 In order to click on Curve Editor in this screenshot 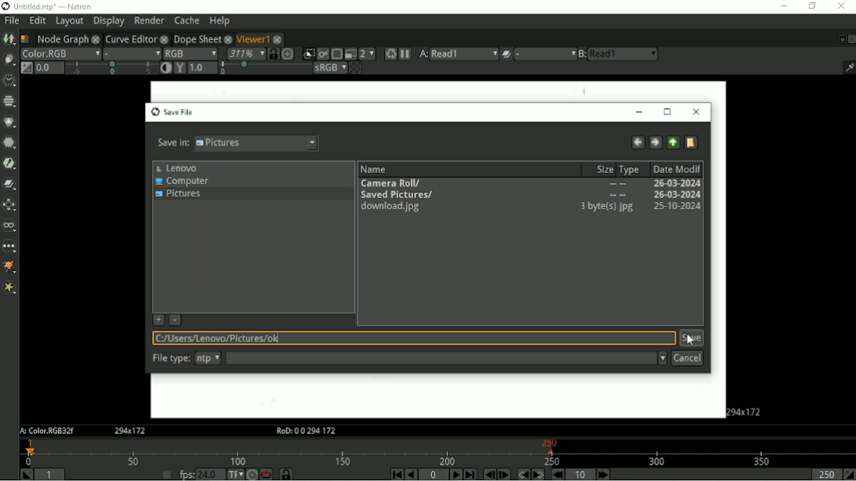, I will do `click(132, 38)`.